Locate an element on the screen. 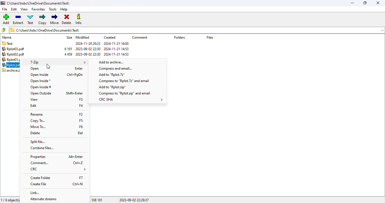 The height and width of the screenshot is (203, 385). 1/6 object(s) selected is located at coordinates (10, 200).